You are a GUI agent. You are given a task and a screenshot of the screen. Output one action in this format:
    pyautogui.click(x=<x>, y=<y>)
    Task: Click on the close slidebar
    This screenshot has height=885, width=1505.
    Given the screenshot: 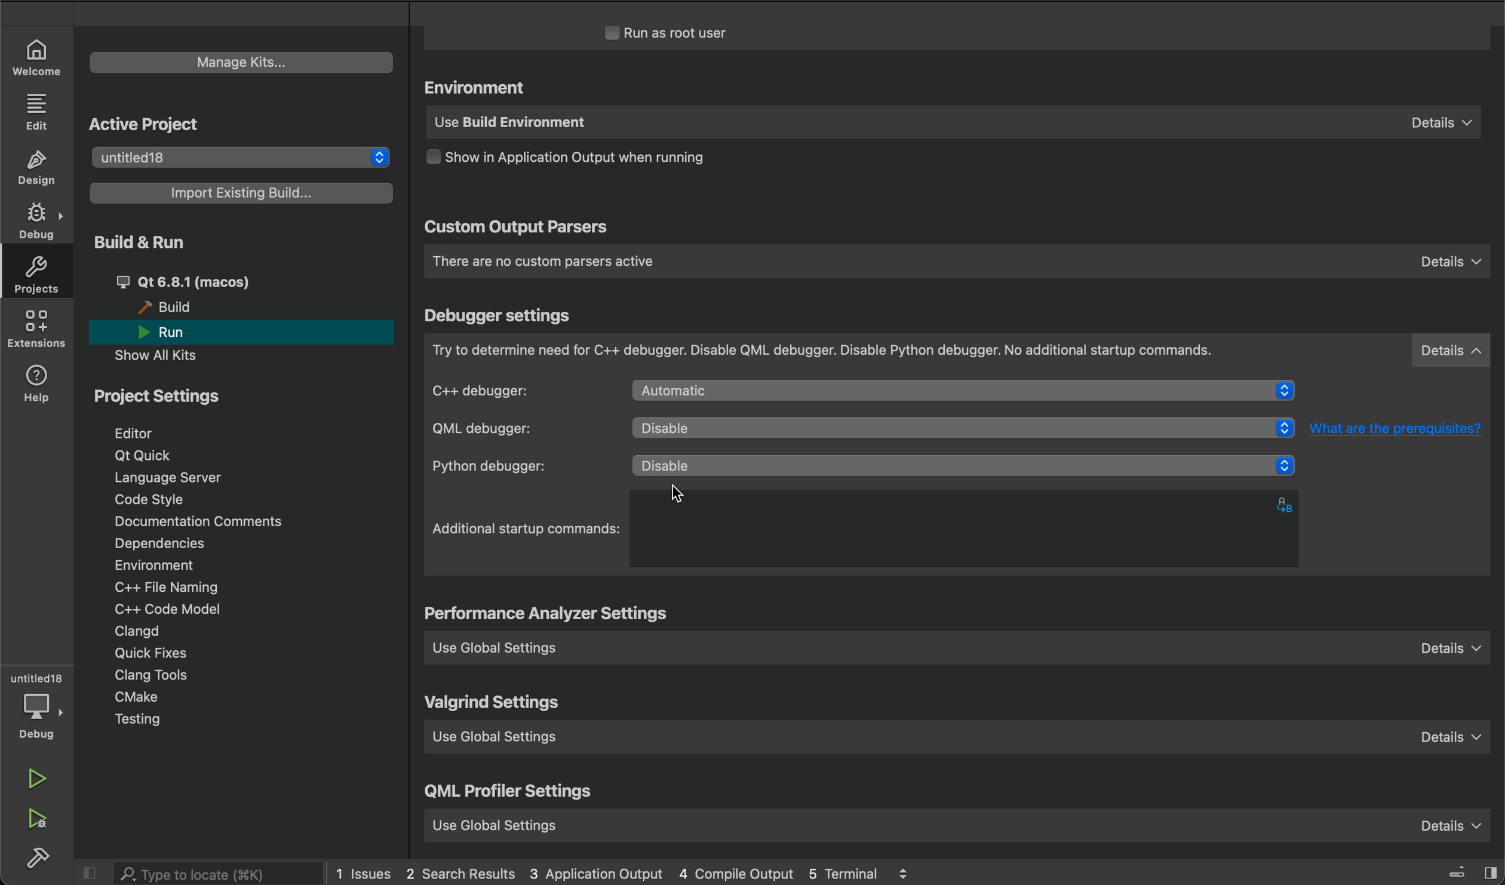 What is the action you would take?
    pyautogui.click(x=94, y=873)
    